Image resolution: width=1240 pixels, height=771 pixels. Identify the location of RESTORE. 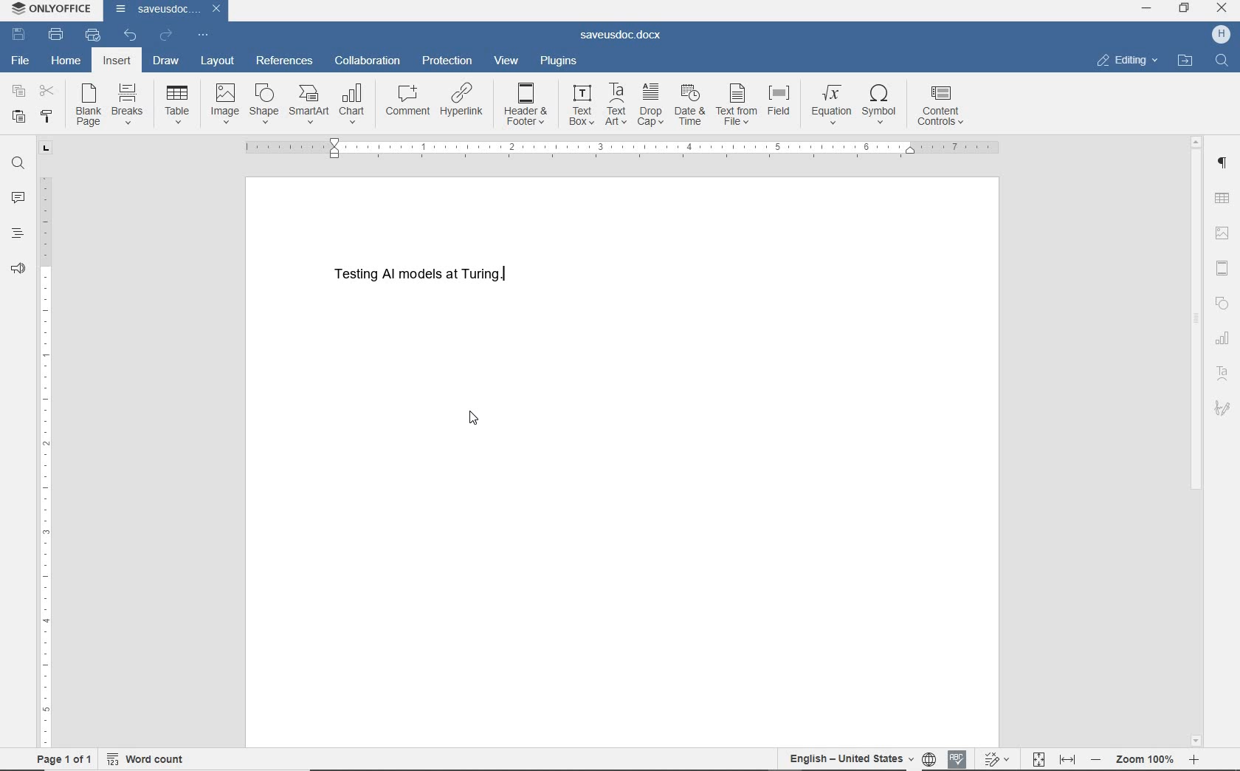
(1185, 8).